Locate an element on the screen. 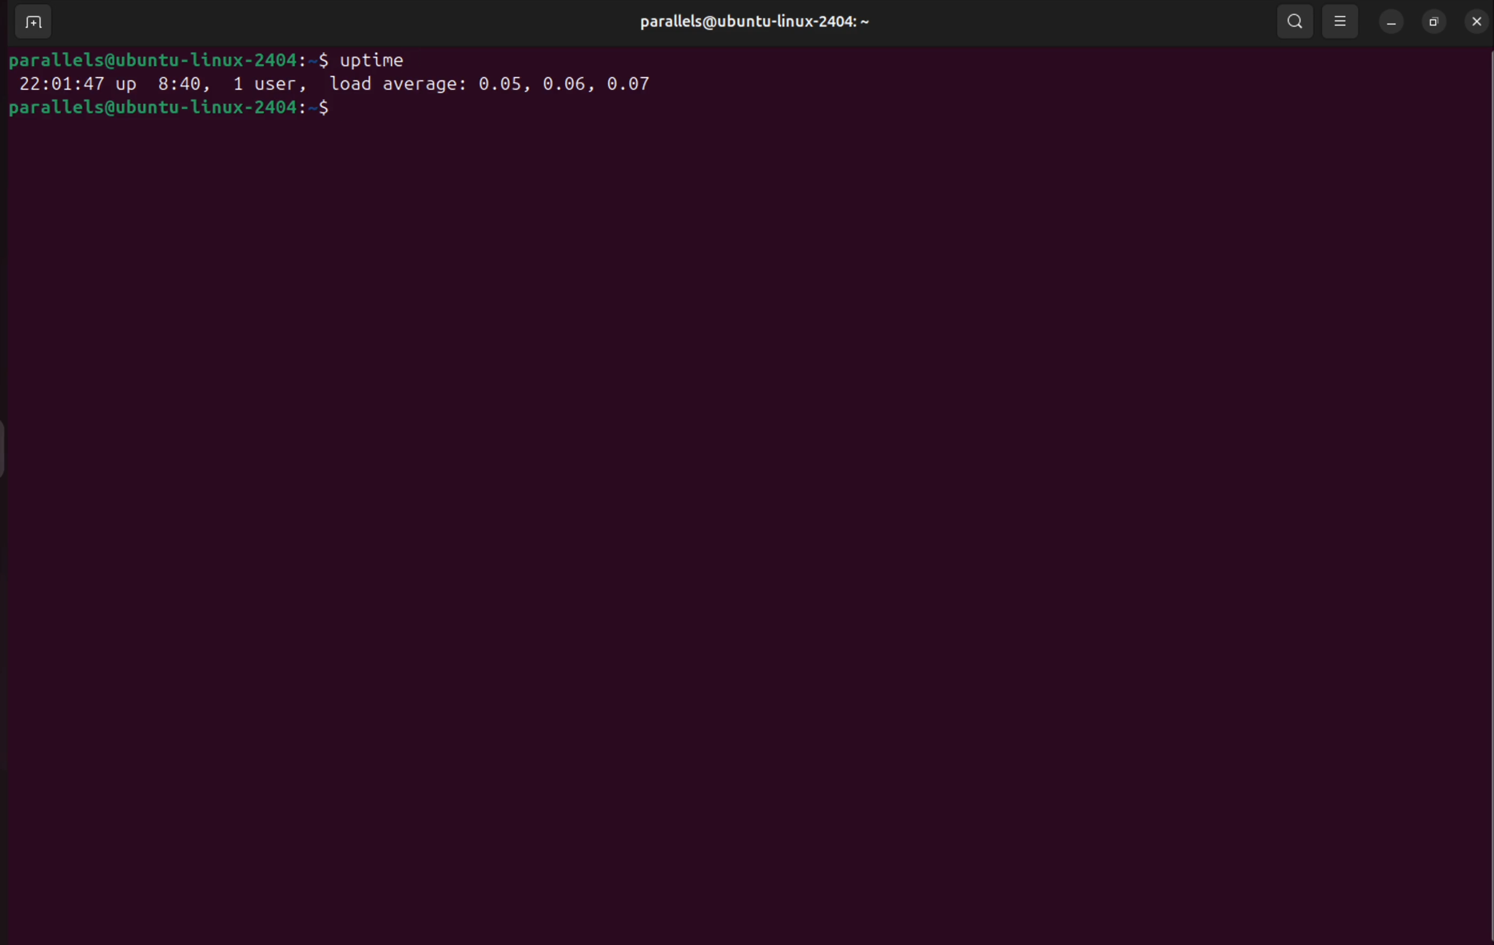  parallels@ubuntu-linux-2404: ~ is located at coordinates (761, 28).